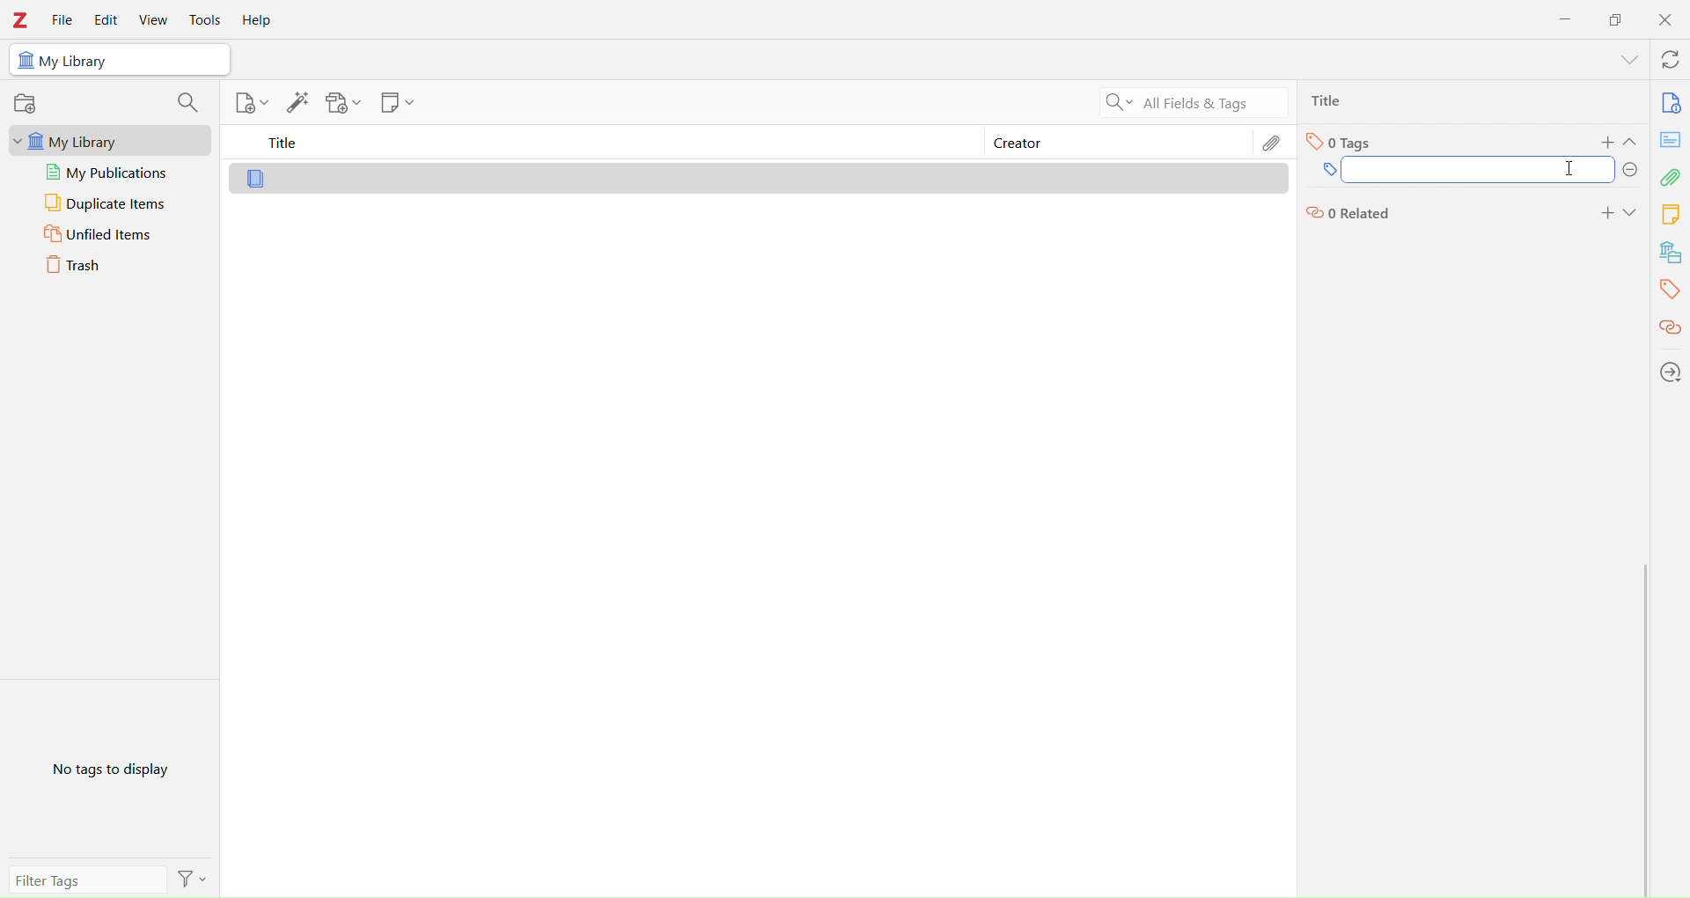  What do you see at coordinates (157, 20) in the screenshot?
I see `View` at bounding box center [157, 20].